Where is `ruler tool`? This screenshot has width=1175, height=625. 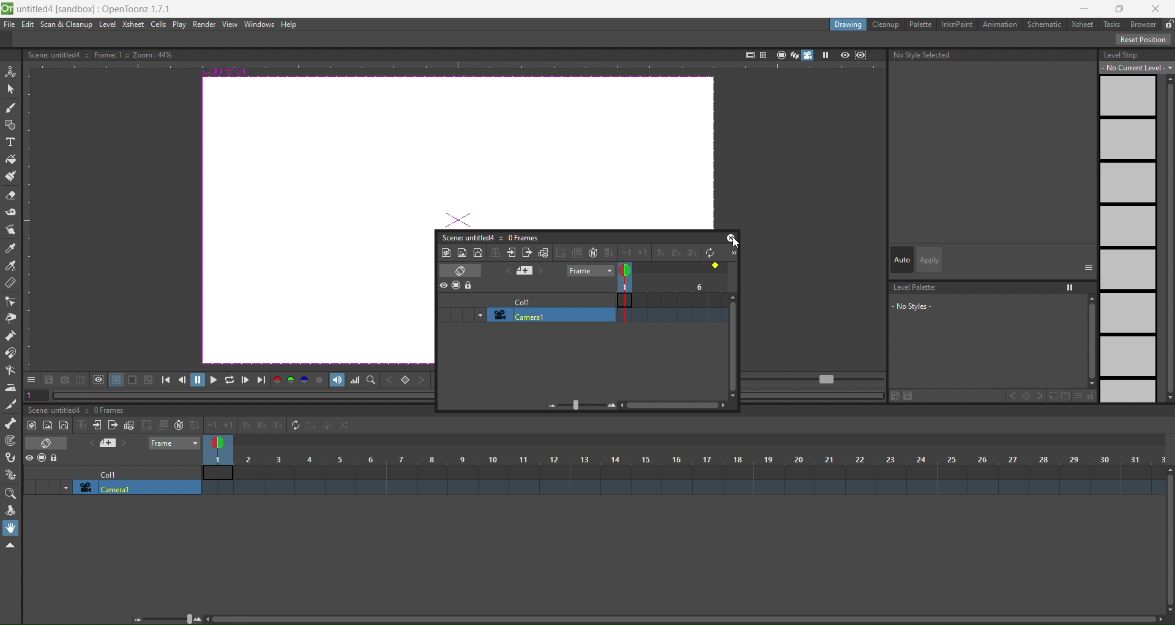 ruler tool is located at coordinates (9, 283).